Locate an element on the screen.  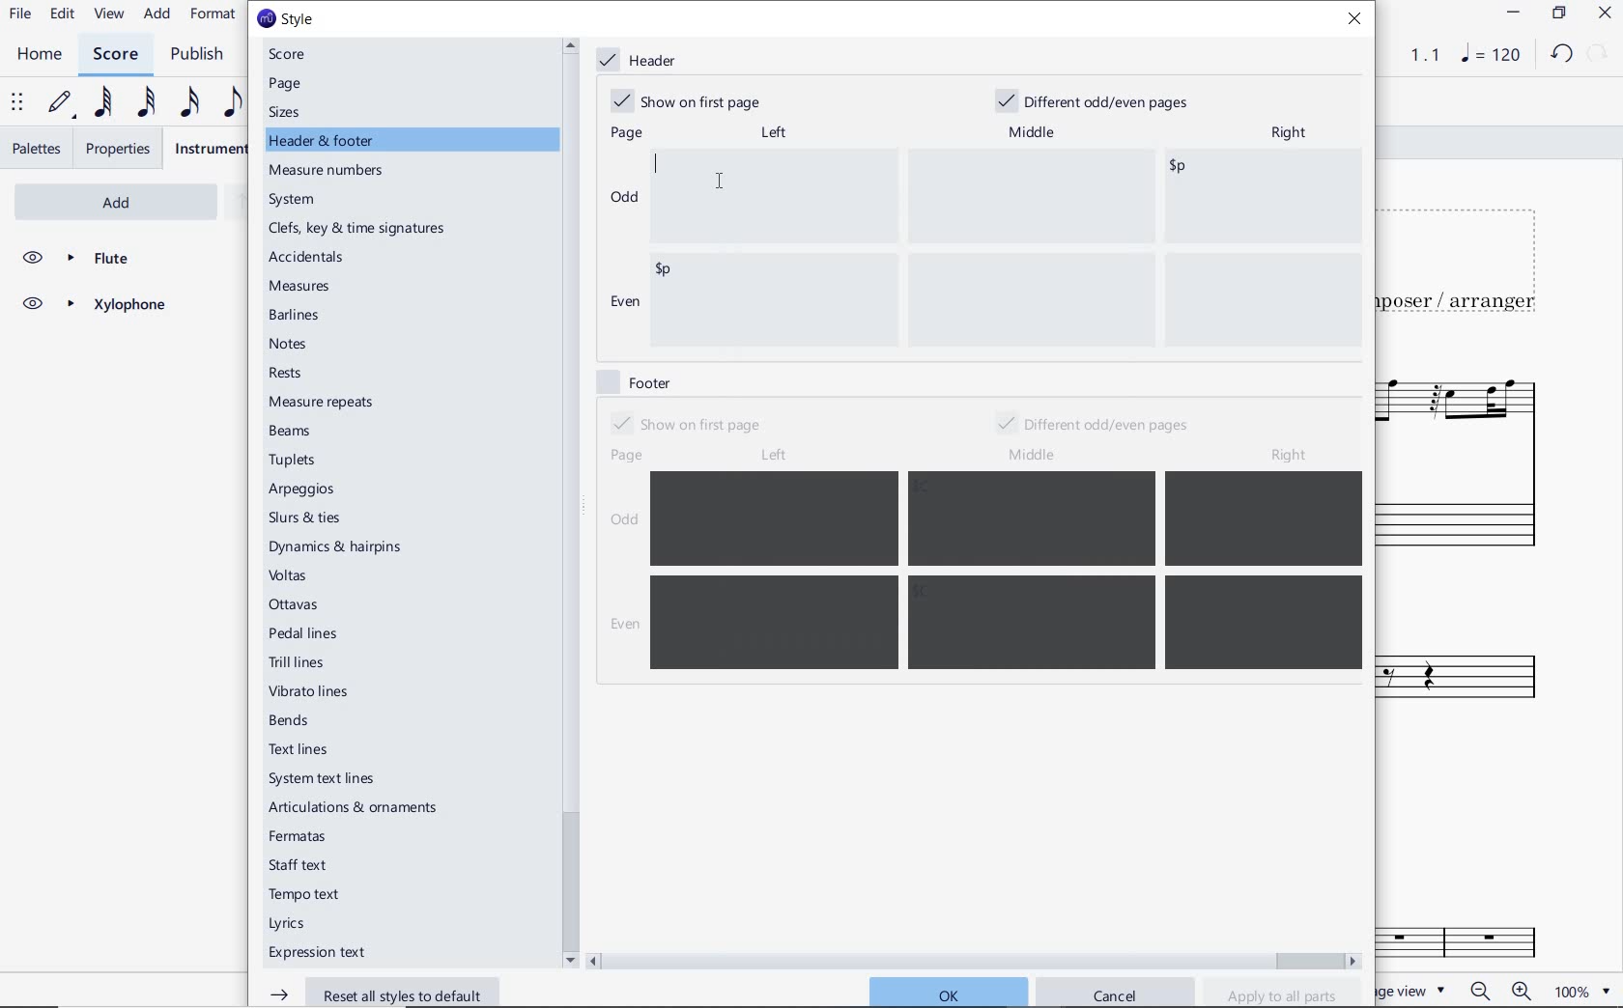
scrollbar is located at coordinates (975, 959).